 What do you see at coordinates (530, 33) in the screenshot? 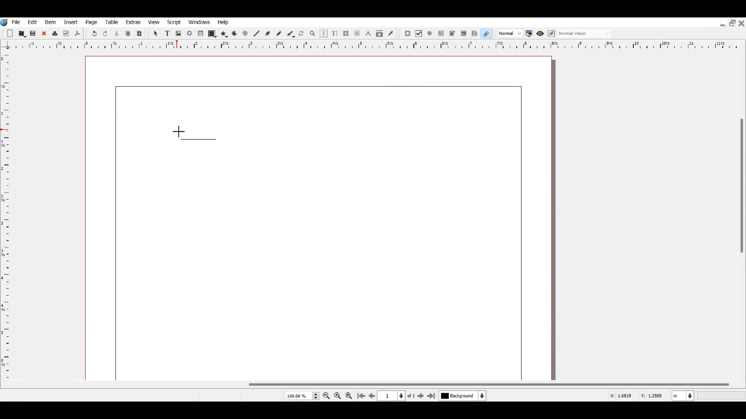
I see `Toggle color management system` at bounding box center [530, 33].